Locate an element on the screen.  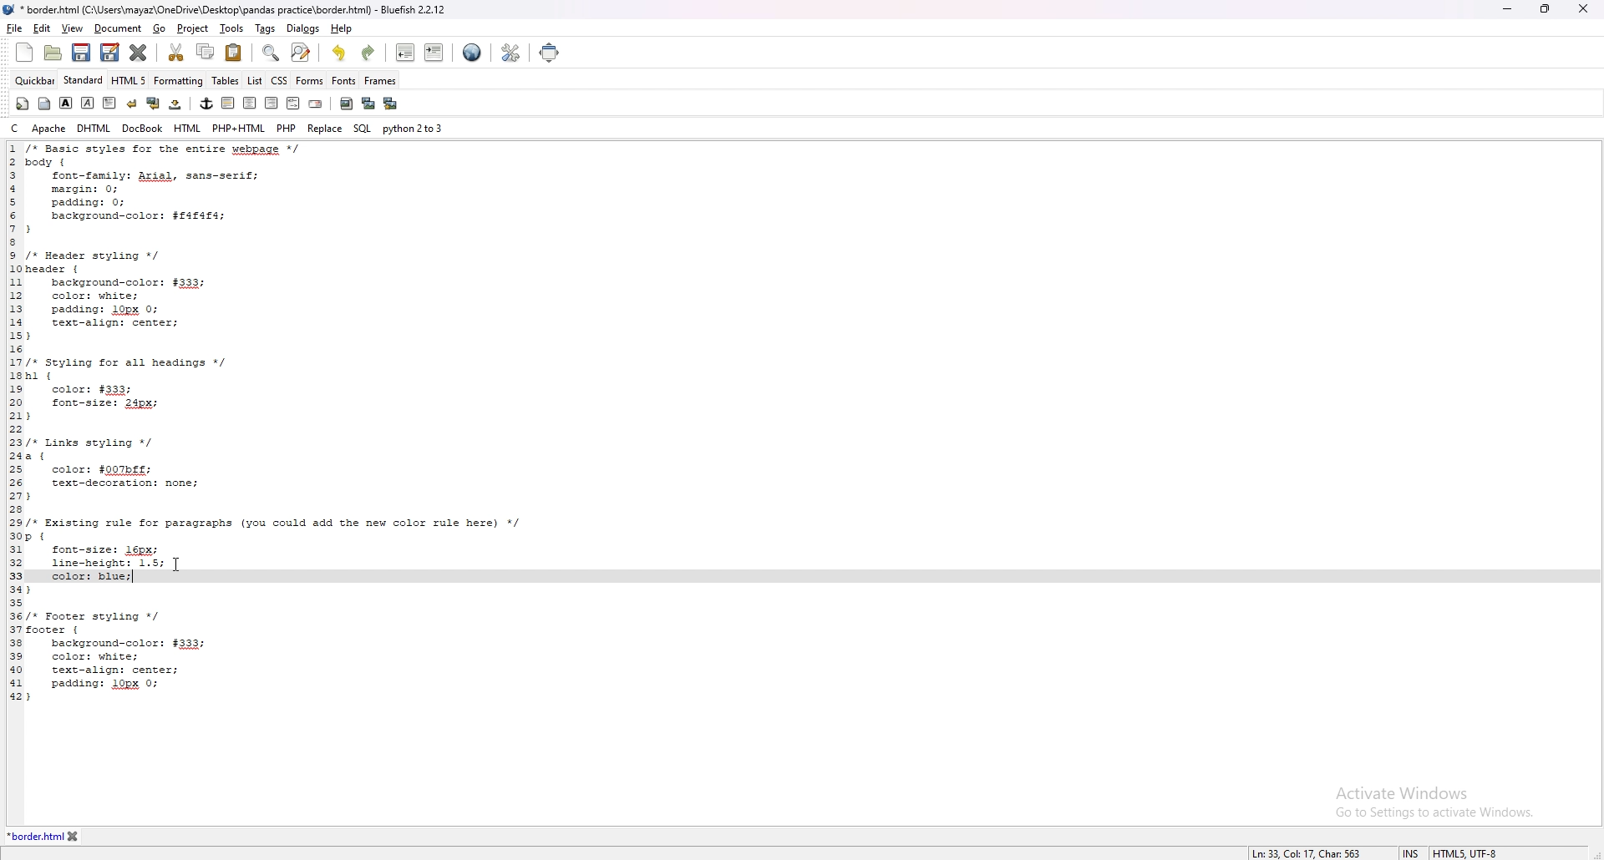
edit preference is located at coordinates (512, 54).